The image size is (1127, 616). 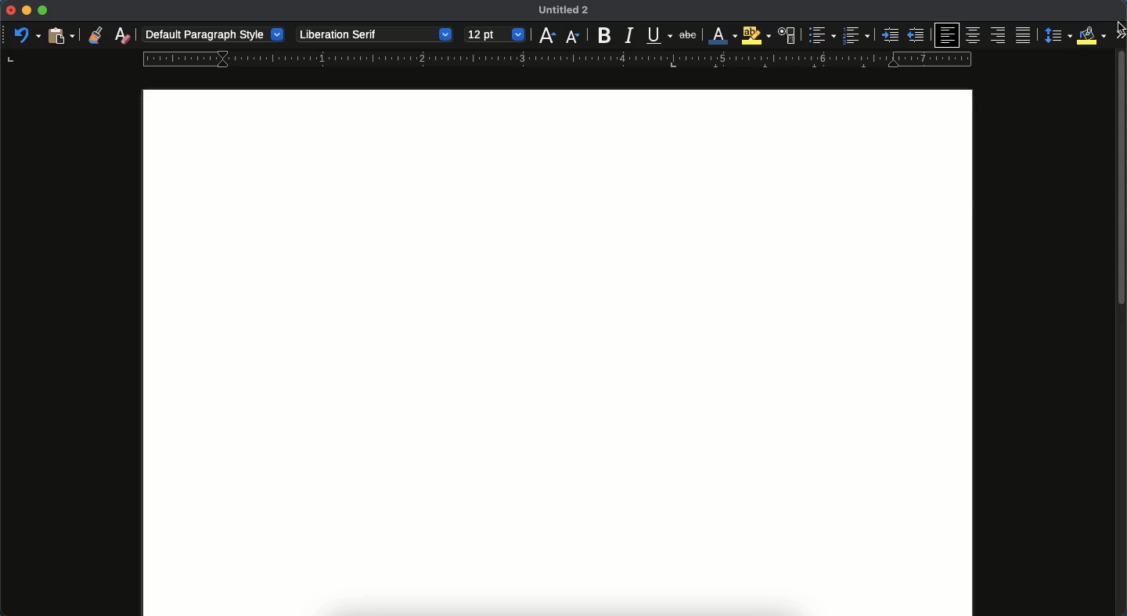 What do you see at coordinates (373, 34) in the screenshot?
I see `Liberation serif - font style` at bounding box center [373, 34].